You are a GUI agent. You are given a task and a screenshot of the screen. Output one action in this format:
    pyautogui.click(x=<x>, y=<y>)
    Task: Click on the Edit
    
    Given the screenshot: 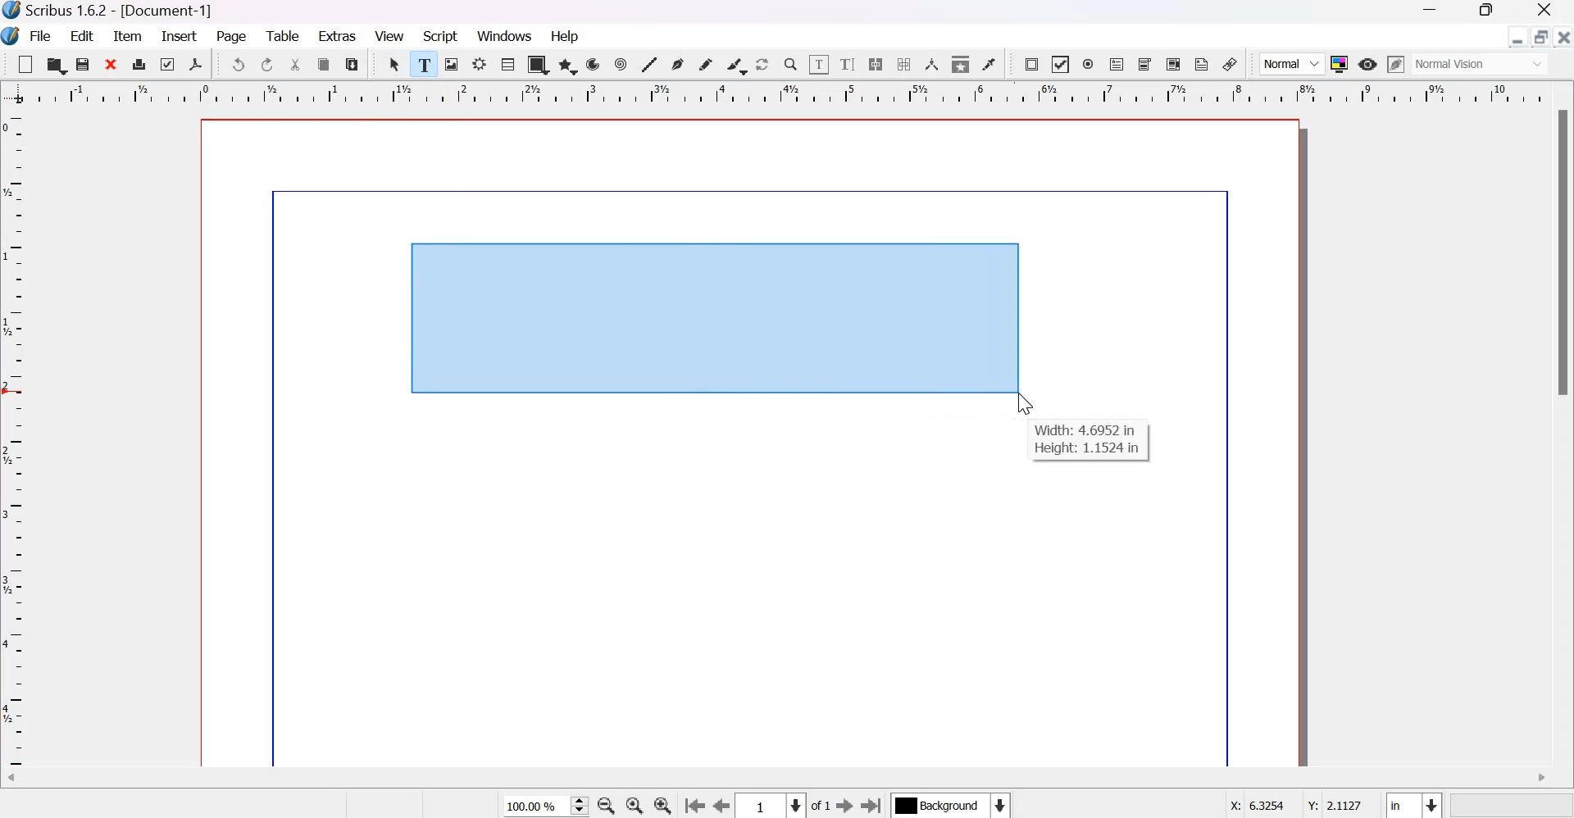 What is the action you would take?
    pyautogui.click(x=84, y=35)
    